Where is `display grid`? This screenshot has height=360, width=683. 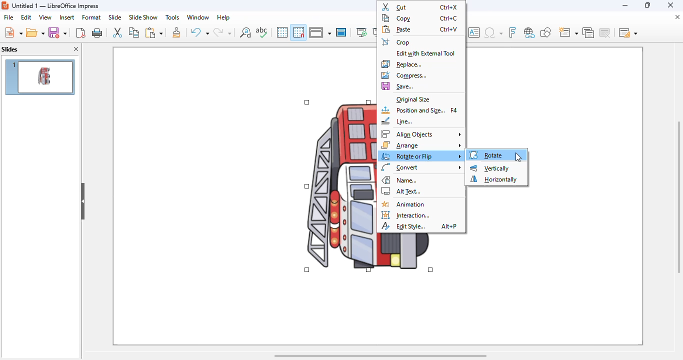 display grid is located at coordinates (282, 32).